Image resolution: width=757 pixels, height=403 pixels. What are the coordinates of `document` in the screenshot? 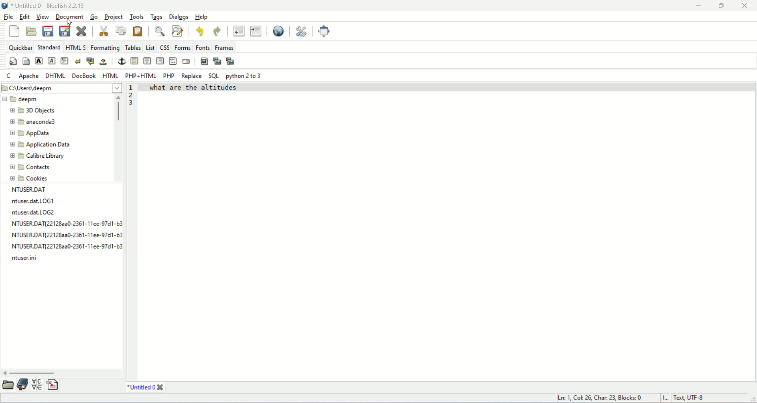 It's located at (69, 17).